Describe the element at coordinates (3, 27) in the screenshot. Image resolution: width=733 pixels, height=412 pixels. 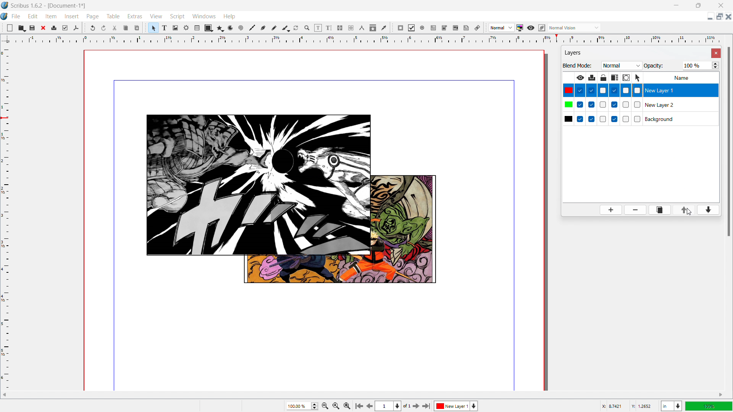
I see `move tools` at that location.